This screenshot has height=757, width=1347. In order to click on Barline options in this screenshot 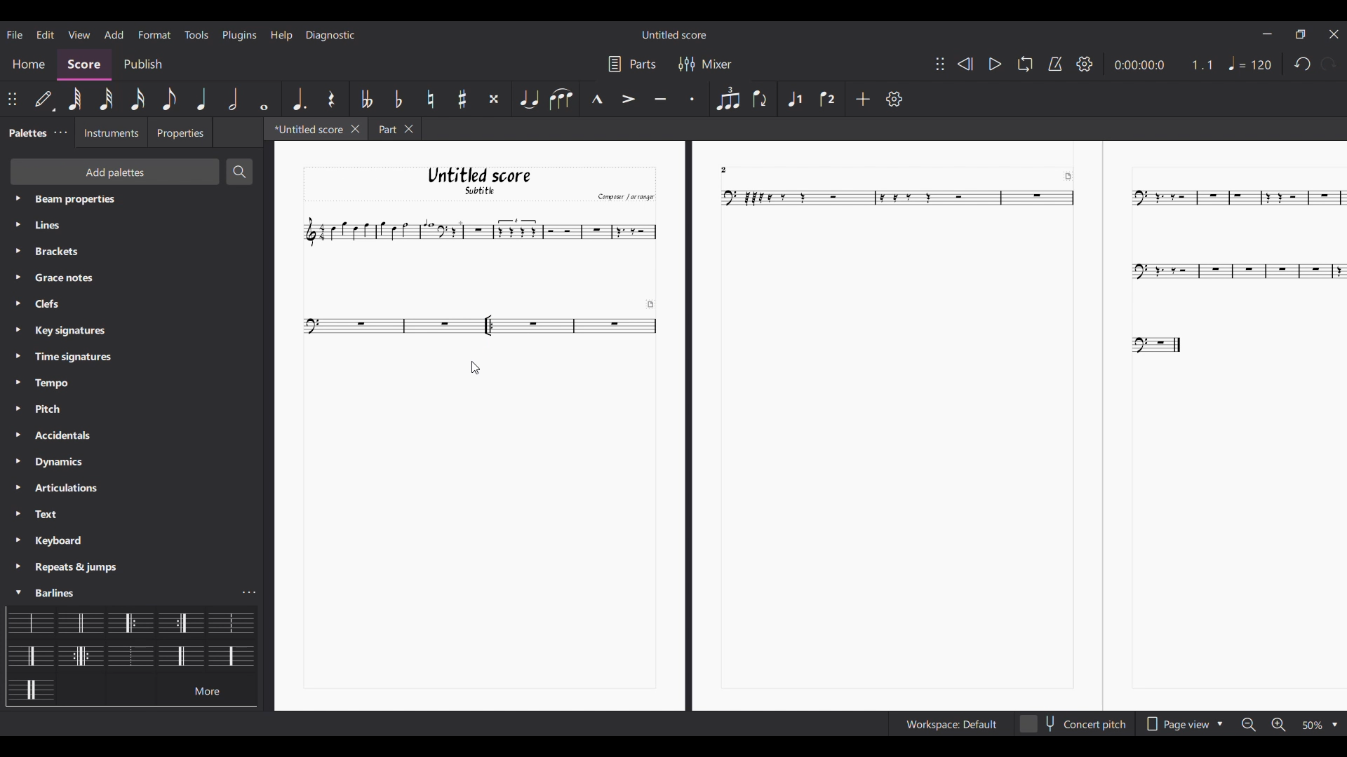, I will do `click(227, 655)`.